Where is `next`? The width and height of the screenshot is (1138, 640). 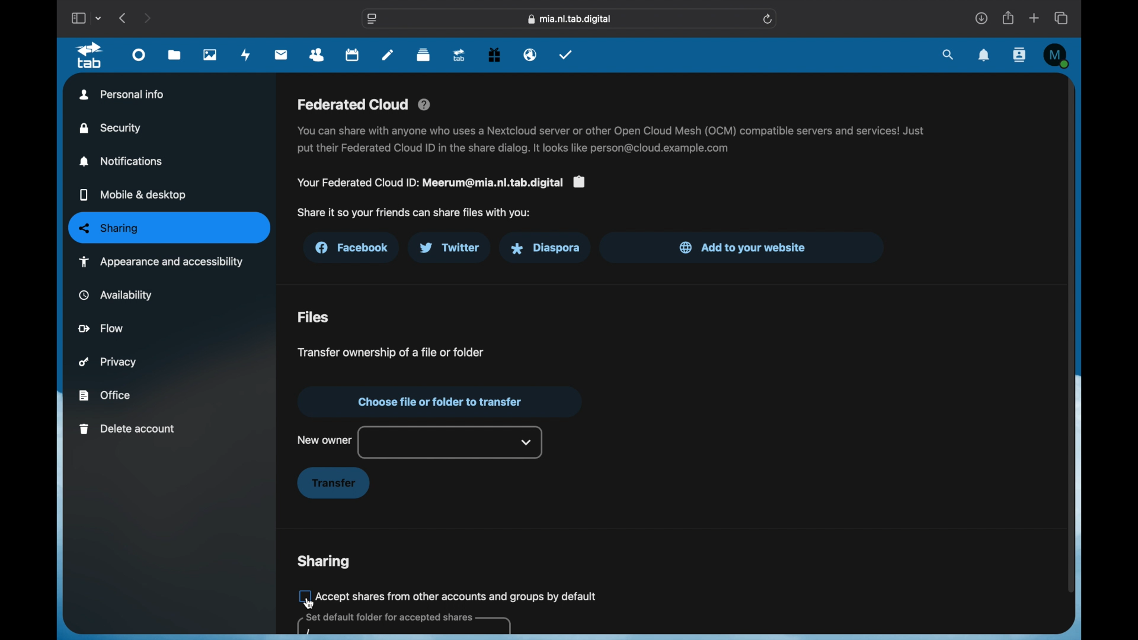
next is located at coordinates (147, 18).